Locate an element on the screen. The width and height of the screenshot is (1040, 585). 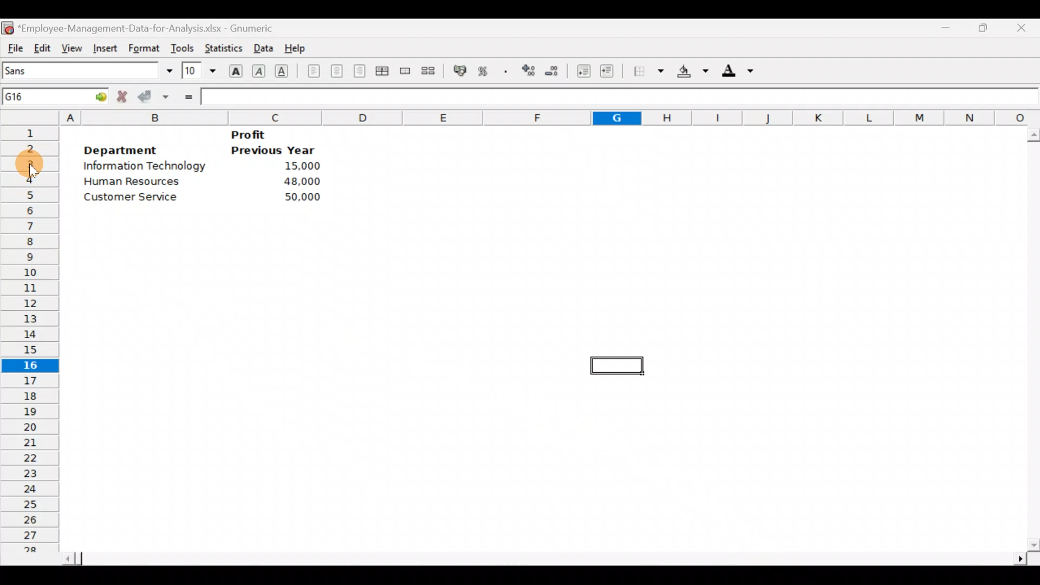
File is located at coordinates (14, 47).